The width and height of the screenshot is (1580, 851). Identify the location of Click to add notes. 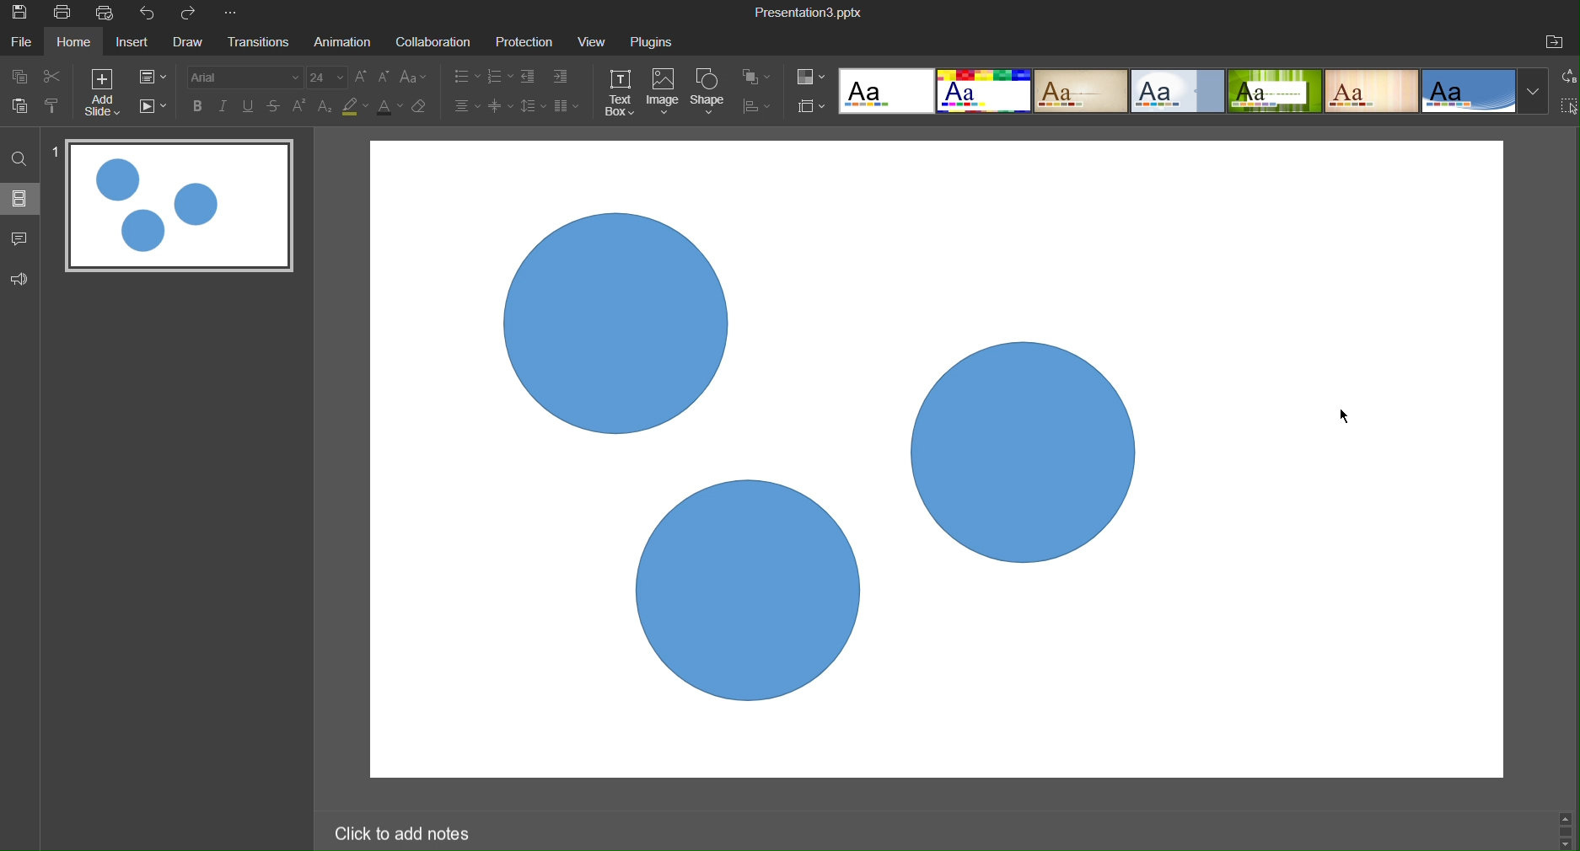
(406, 832).